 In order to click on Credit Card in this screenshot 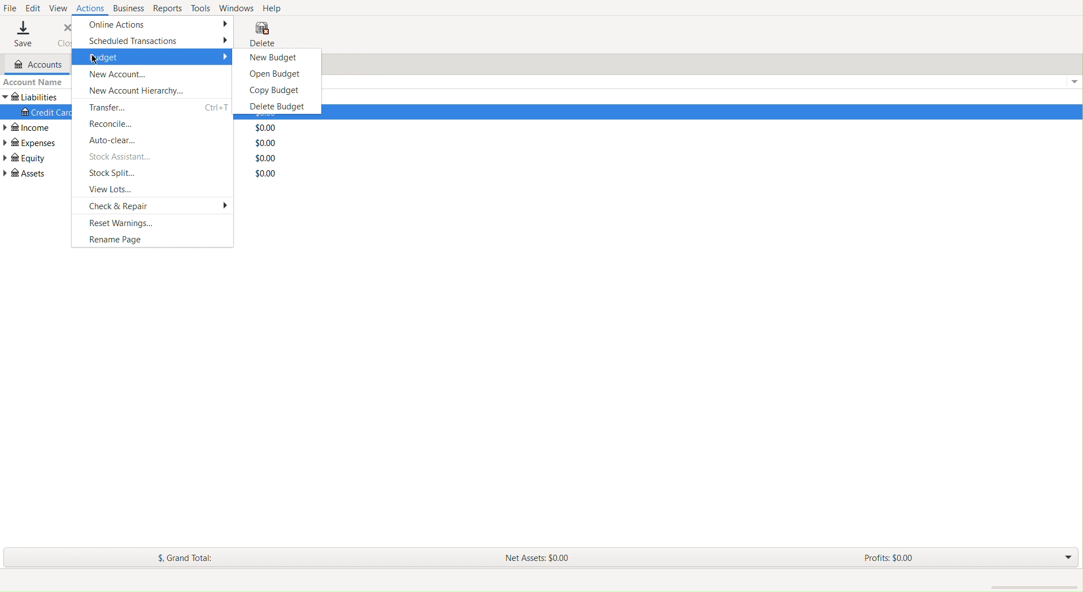, I will do `click(43, 113)`.